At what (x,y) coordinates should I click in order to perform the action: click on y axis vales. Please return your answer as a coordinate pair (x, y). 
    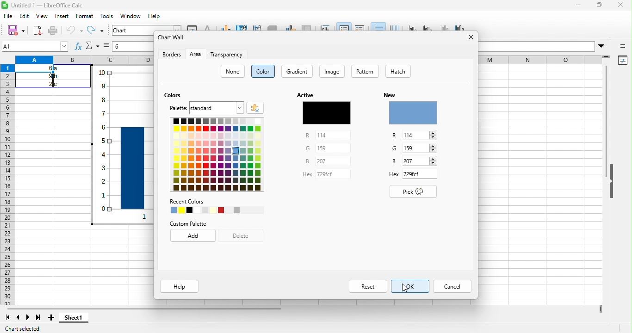
    Looking at the image, I should click on (103, 148).